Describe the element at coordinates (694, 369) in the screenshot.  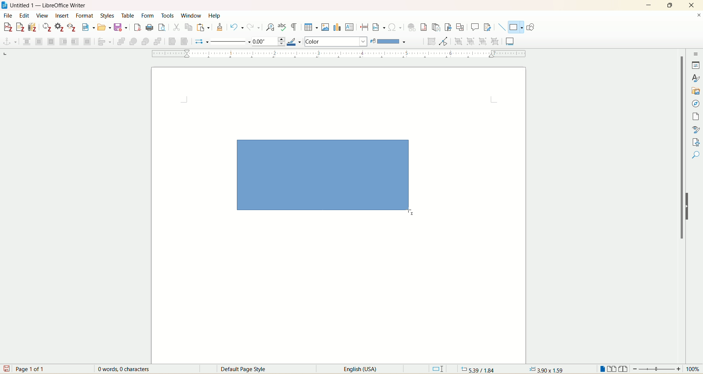
I see `zoom percent` at that location.